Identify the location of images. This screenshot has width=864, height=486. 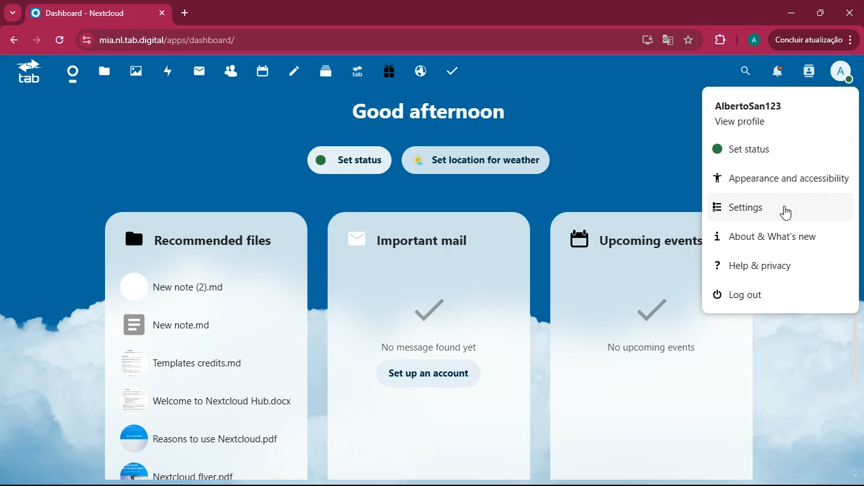
(137, 70).